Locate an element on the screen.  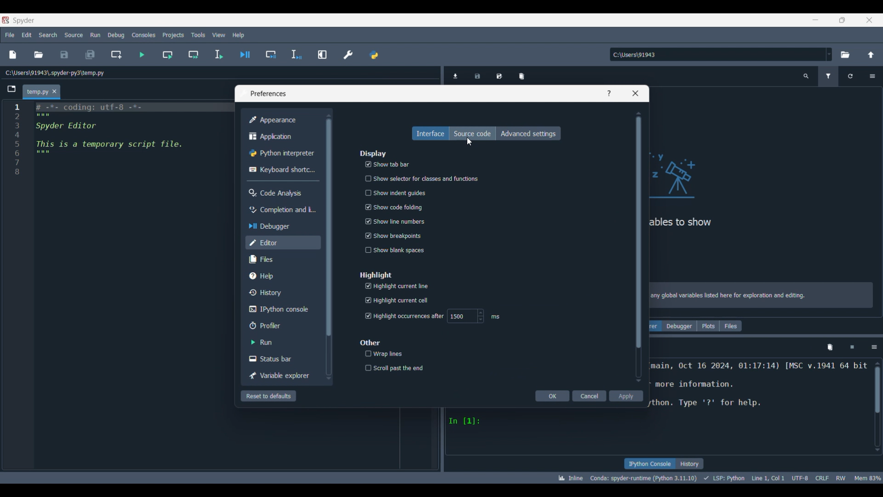
Source menu is located at coordinates (74, 35).